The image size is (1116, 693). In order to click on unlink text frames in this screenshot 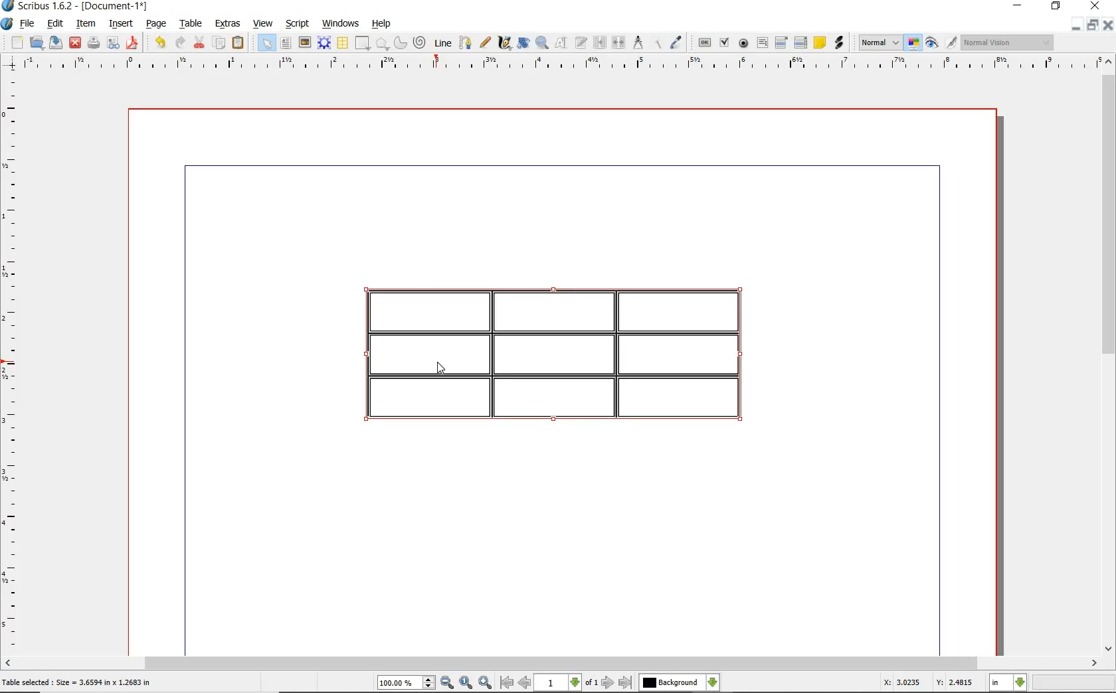, I will do `click(619, 42)`.